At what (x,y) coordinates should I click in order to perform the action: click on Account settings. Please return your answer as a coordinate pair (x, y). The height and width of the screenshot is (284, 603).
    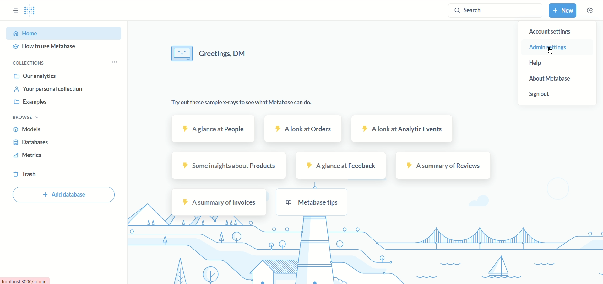
    Looking at the image, I should click on (552, 31).